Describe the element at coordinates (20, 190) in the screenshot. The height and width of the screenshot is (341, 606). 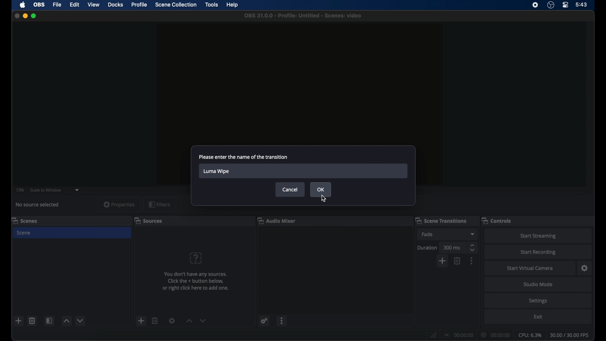
I see `73%` at that location.